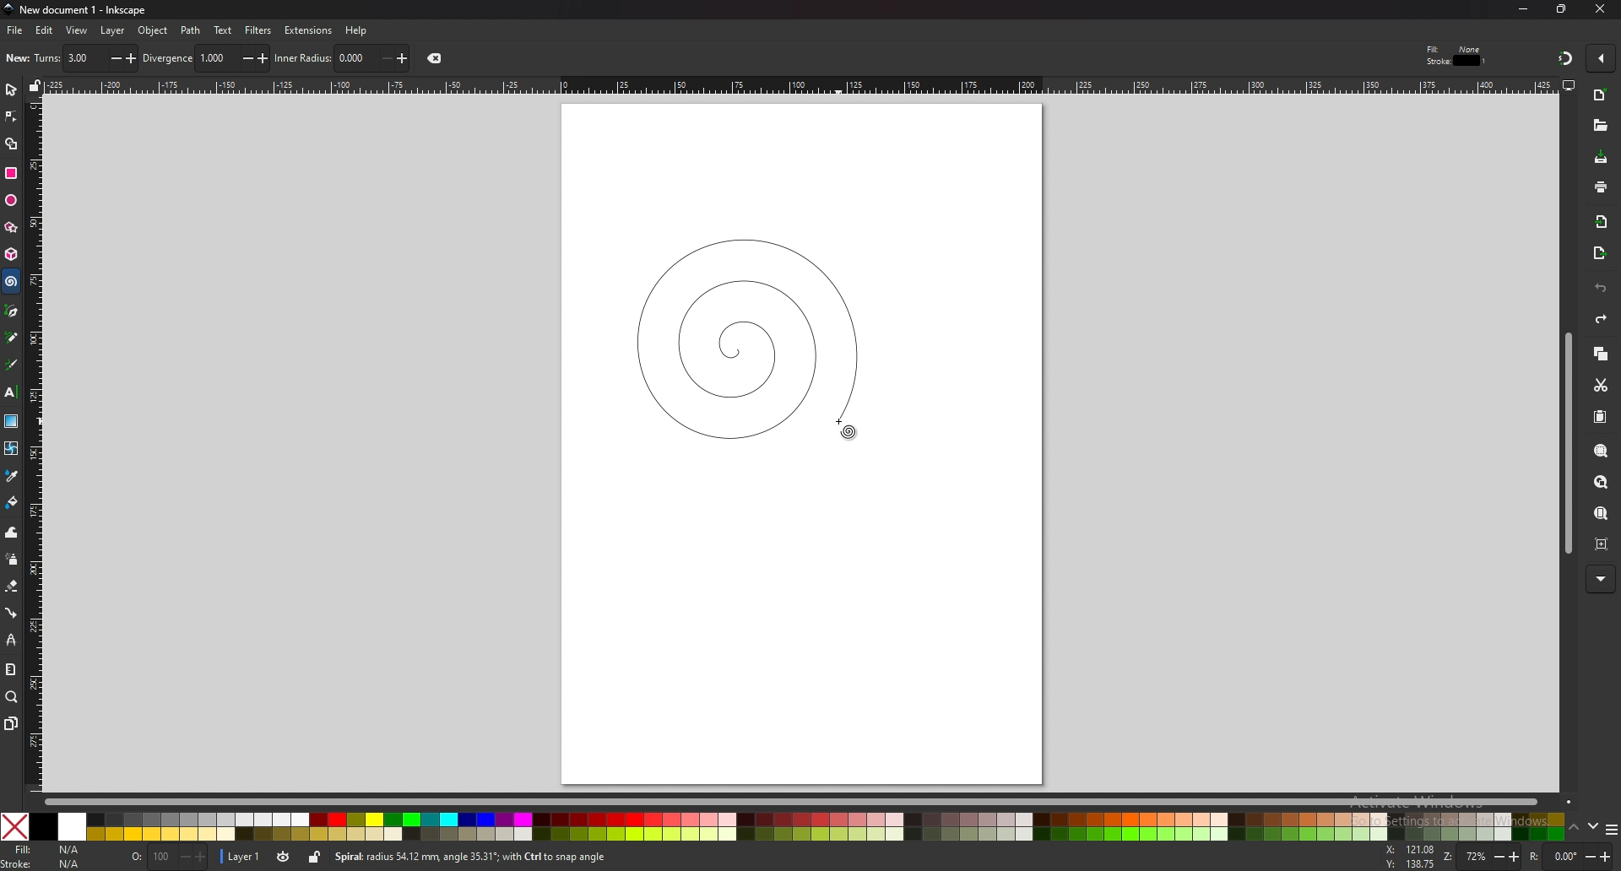 Image resolution: width=1621 pixels, height=871 pixels. Describe the element at coordinates (1565, 446) in the screenshot. I see `scroll bar` at that location.